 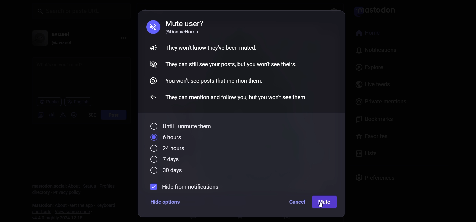 I want to click on mention, so click(x=155, y=81).